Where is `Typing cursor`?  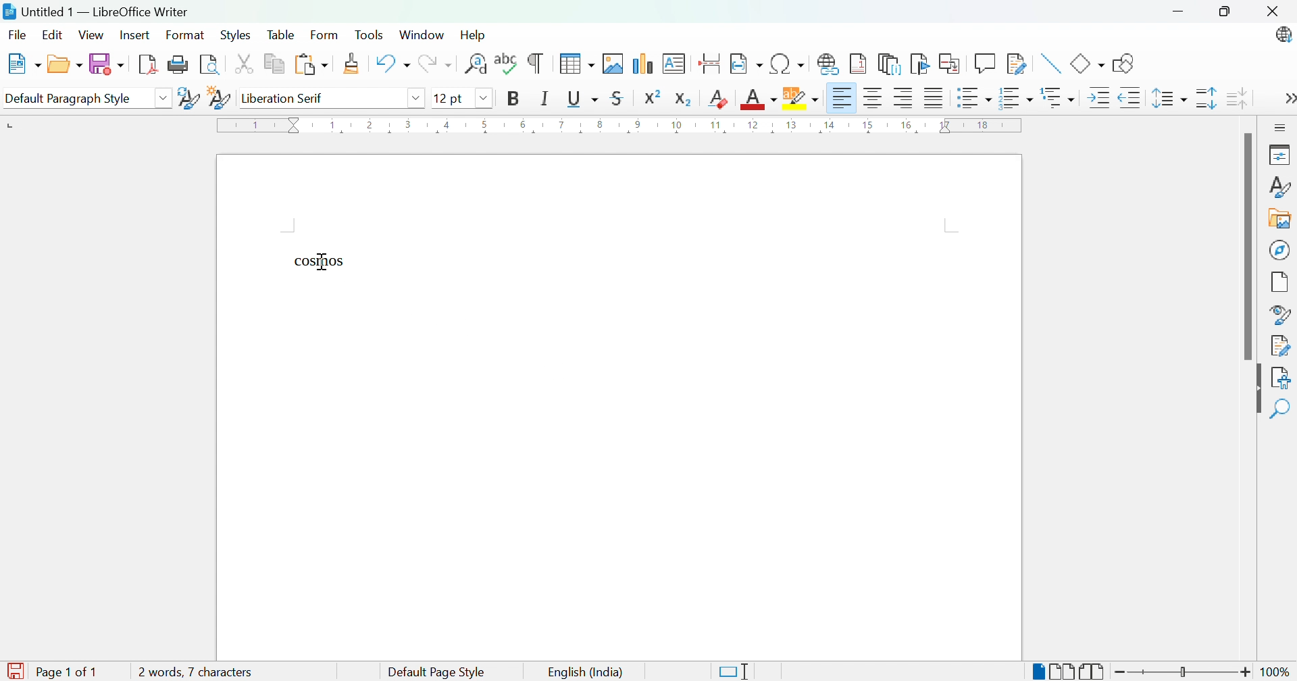 Typing cursor is located at coordinates (314, 263).